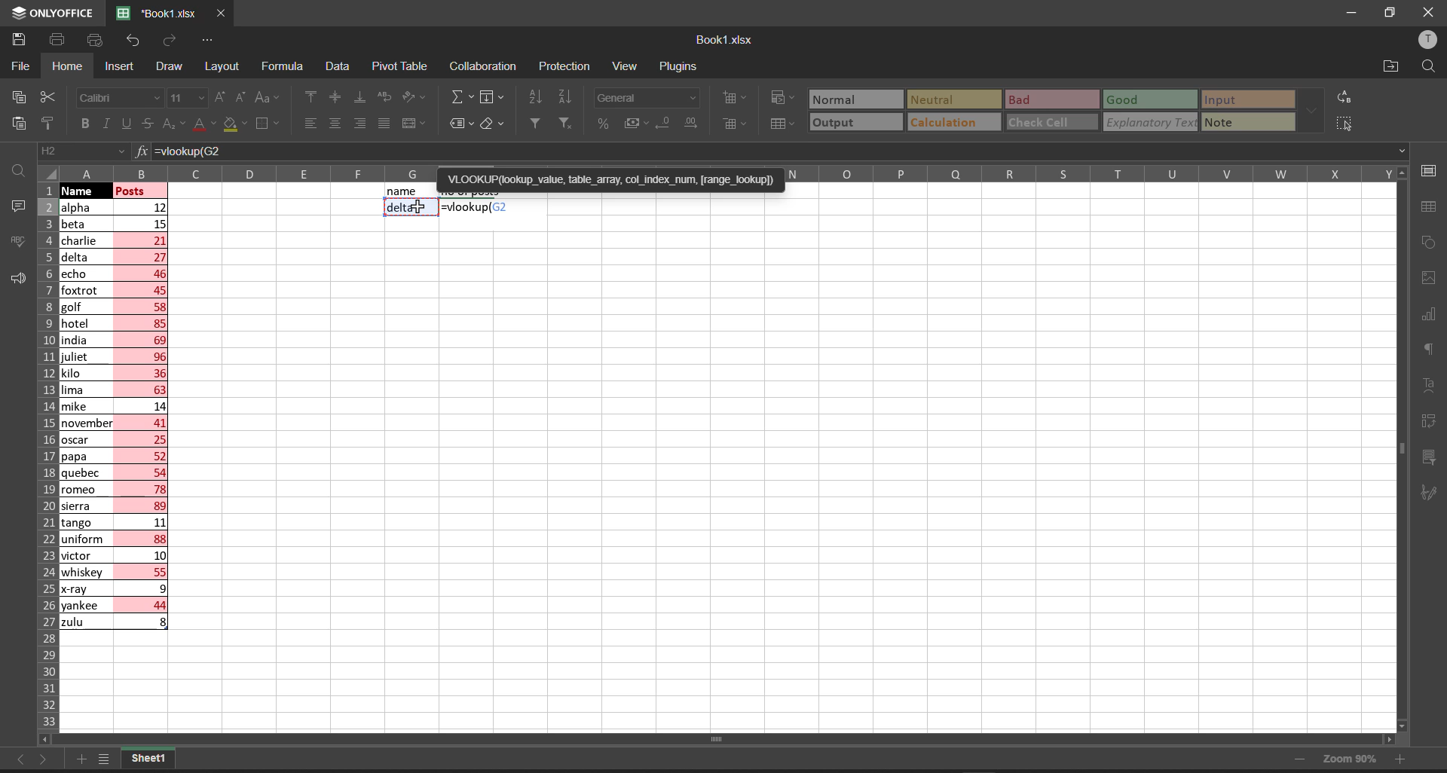 The width and height of the screenshot is (1447, 773). What do you see at coordinates (383, 124) in the screenshot?
I see `justified` at bounding box center [383, 124].